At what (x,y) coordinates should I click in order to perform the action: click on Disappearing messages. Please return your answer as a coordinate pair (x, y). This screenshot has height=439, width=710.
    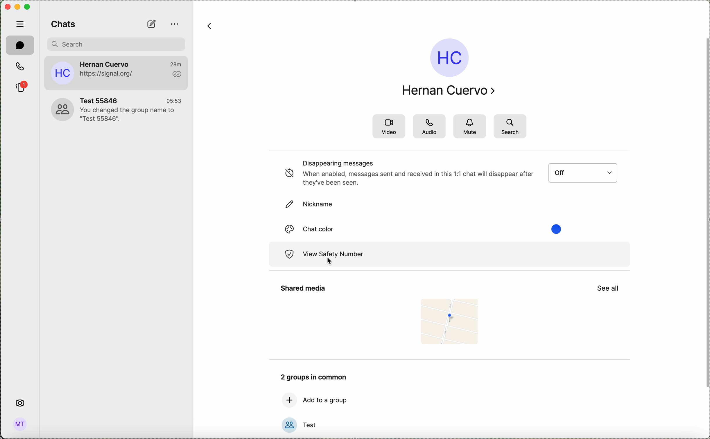
    Looking at the image, I should click on (339, 163).